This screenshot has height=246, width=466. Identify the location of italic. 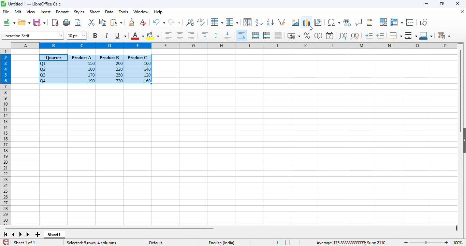
(106, 36).